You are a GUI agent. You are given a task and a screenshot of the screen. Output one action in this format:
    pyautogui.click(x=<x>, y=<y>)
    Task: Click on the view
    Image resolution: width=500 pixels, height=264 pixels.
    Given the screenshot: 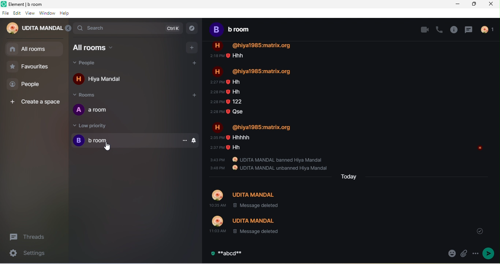 What is the action you would take?
    pyautogui.click(x=30, y=14)
    